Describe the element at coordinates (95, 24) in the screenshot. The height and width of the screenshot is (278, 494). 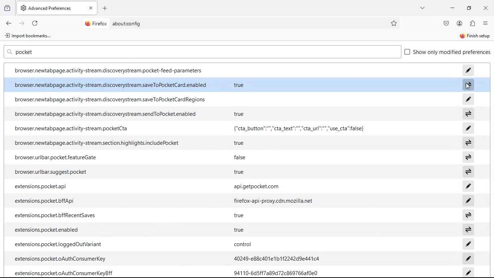
I see `@ Firefox` at that location.